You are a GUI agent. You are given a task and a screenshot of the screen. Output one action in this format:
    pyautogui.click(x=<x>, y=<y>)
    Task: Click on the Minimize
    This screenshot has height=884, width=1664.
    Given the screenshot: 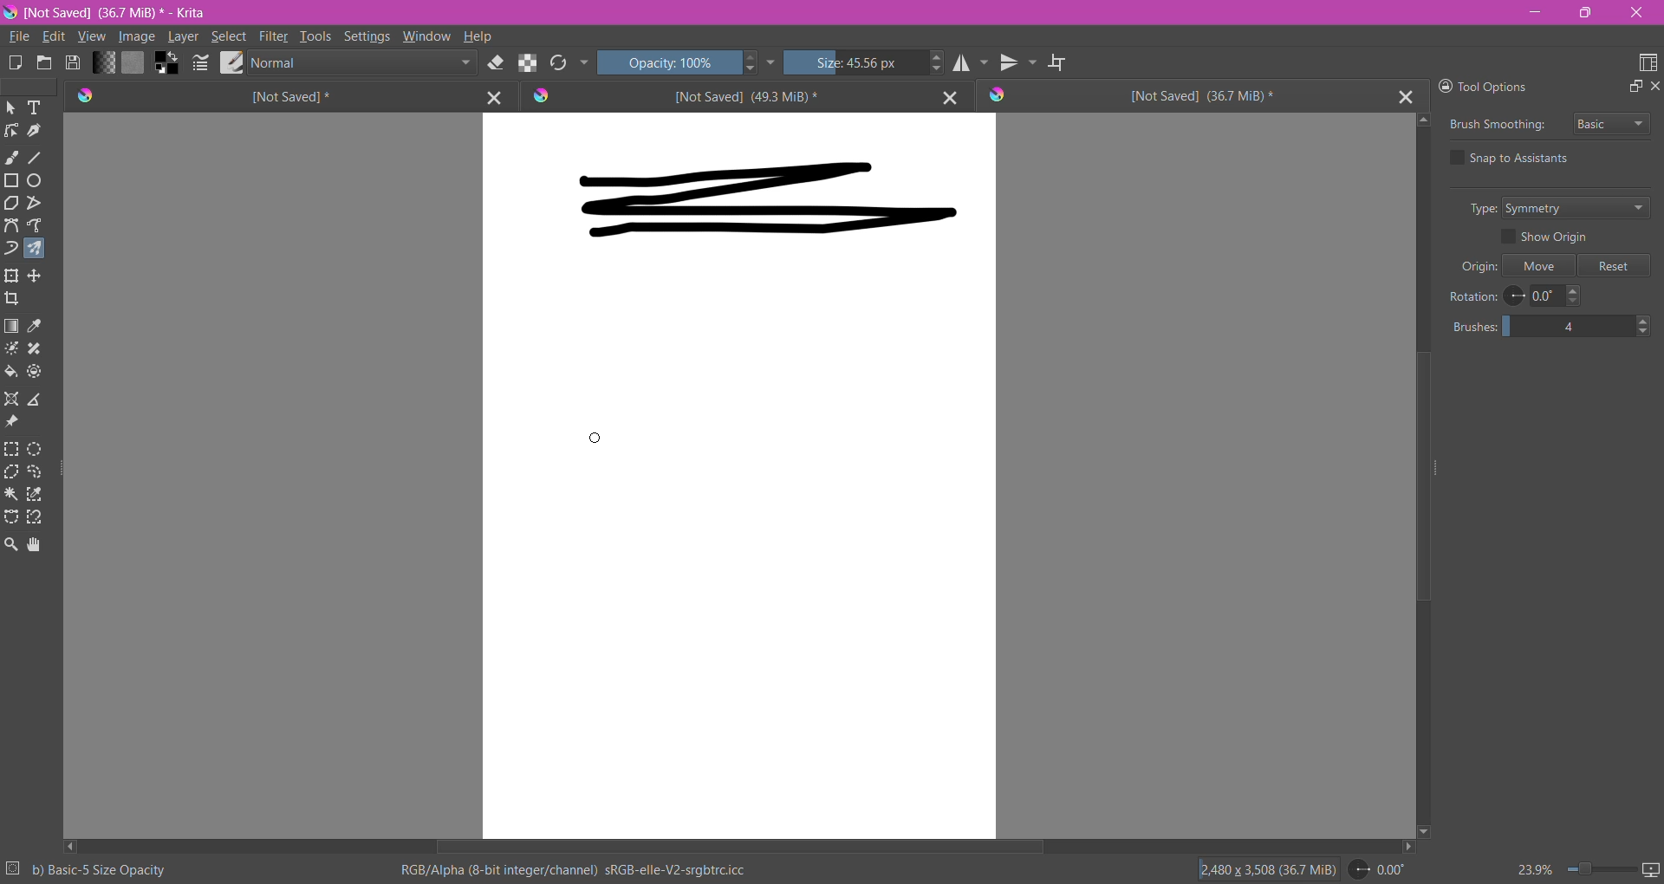 What is the action you would take?
    pyautogui.click(x=1534, y=11)
    